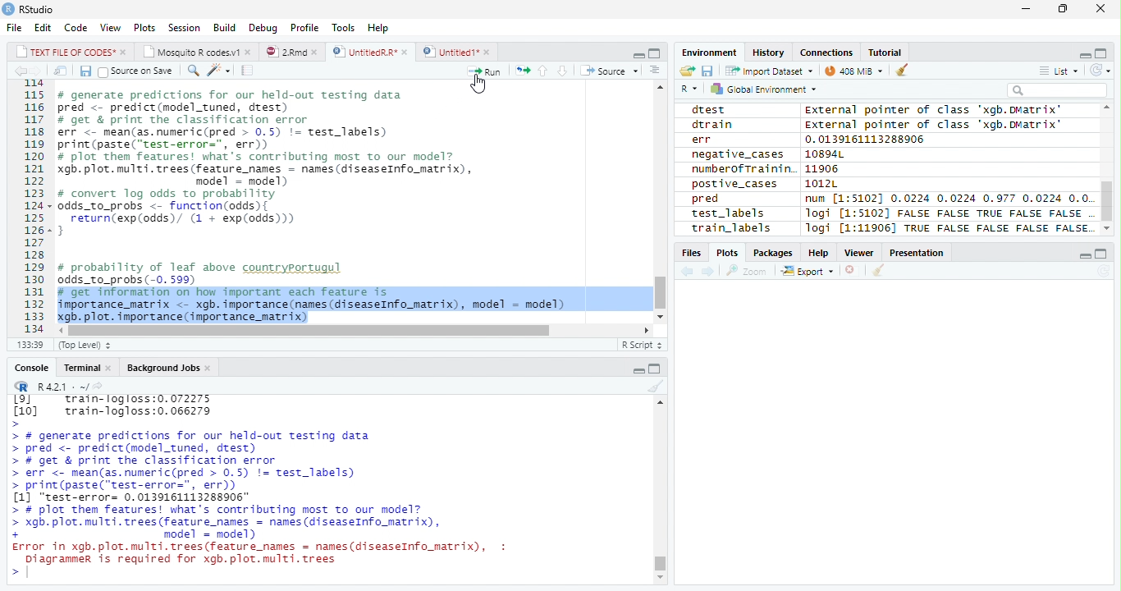  I want to click on Help, so click(380, 30).